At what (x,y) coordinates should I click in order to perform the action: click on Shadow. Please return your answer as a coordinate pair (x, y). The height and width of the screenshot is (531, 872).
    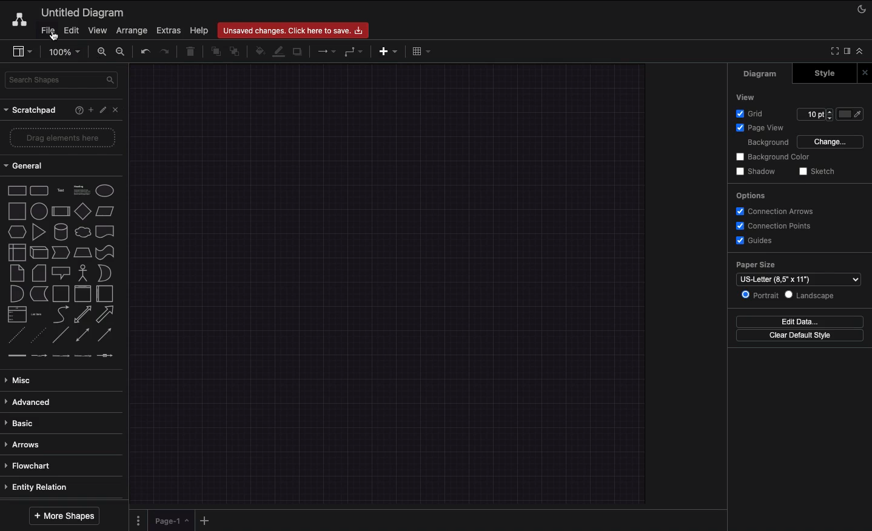
    Looking at the image, I should click on (298, 51).